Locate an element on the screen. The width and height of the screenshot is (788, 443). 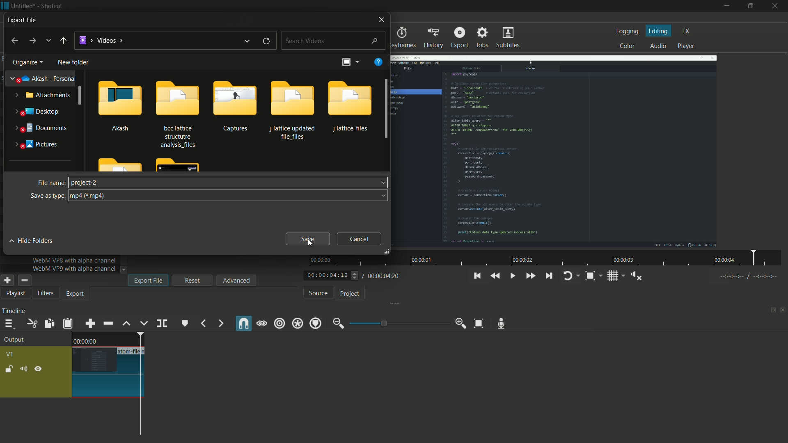
file name is located at coordinates (132, 352).